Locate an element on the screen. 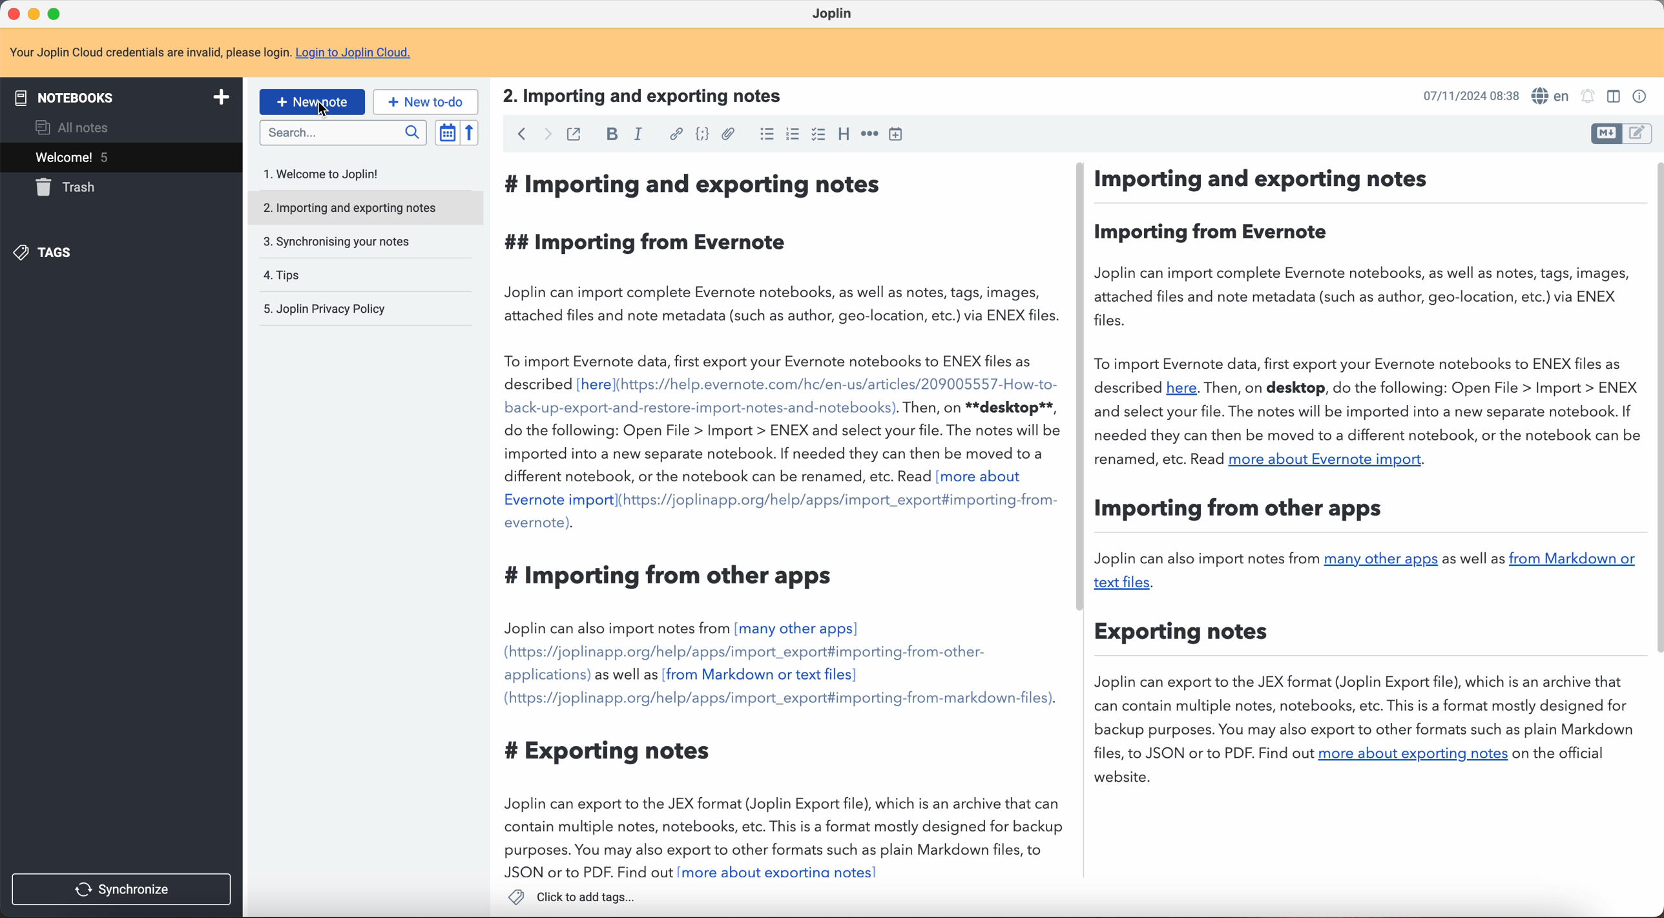  body text is located at coordinates (780, 520).